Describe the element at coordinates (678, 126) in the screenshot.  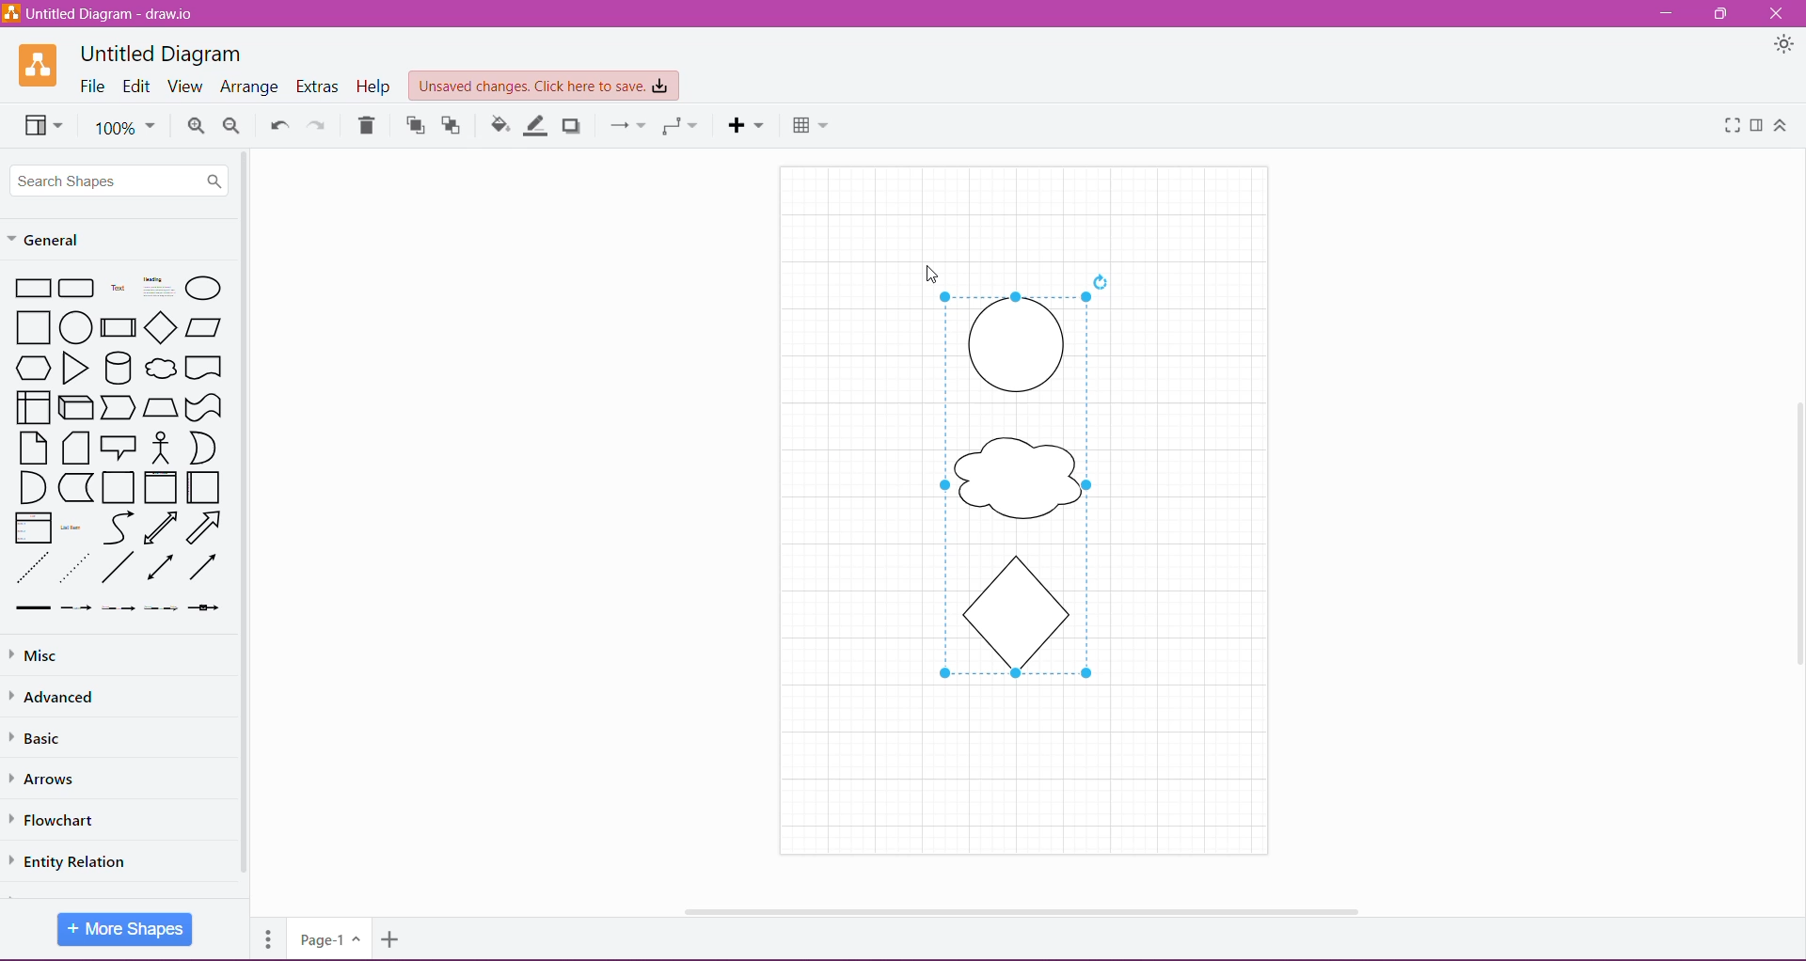
I see `Waypoints` at that location.